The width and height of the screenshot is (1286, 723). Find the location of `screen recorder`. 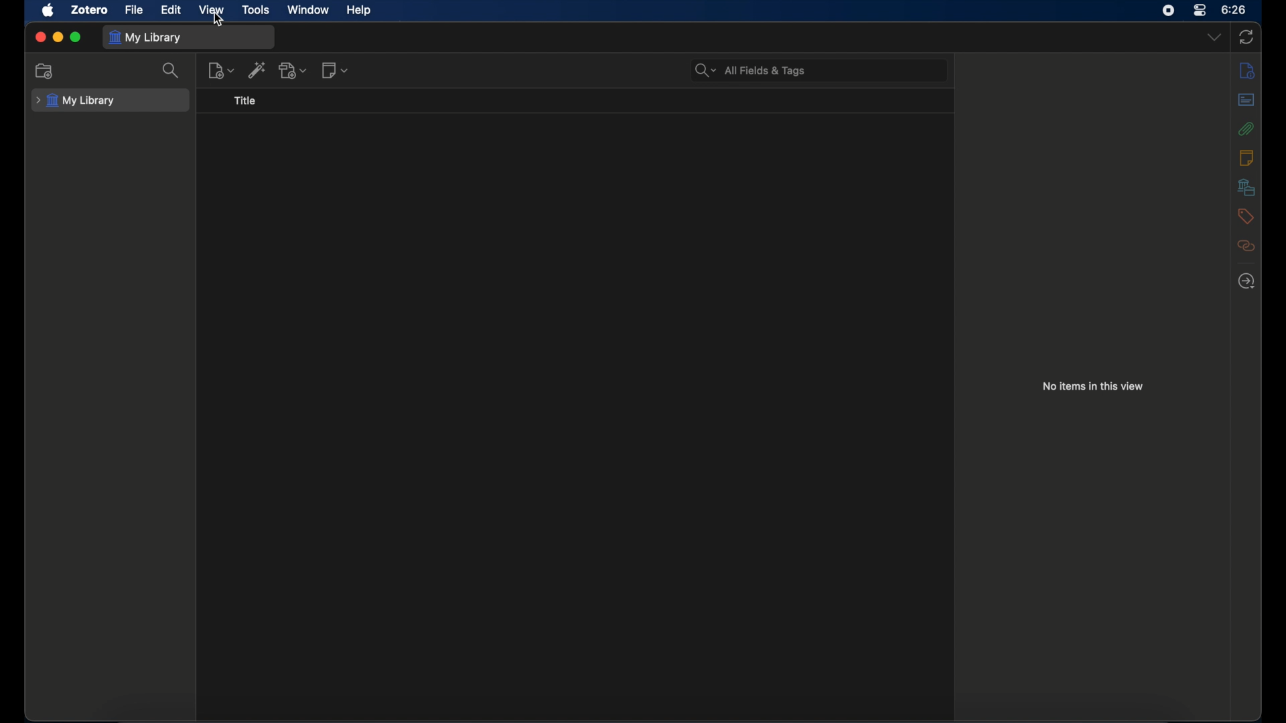

screen recorder is located at coordinates (1168, 10).